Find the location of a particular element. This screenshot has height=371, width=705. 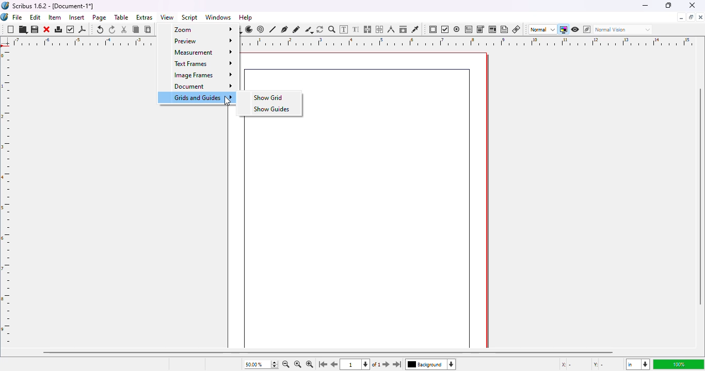

insert is located at coordinates (77, 17).